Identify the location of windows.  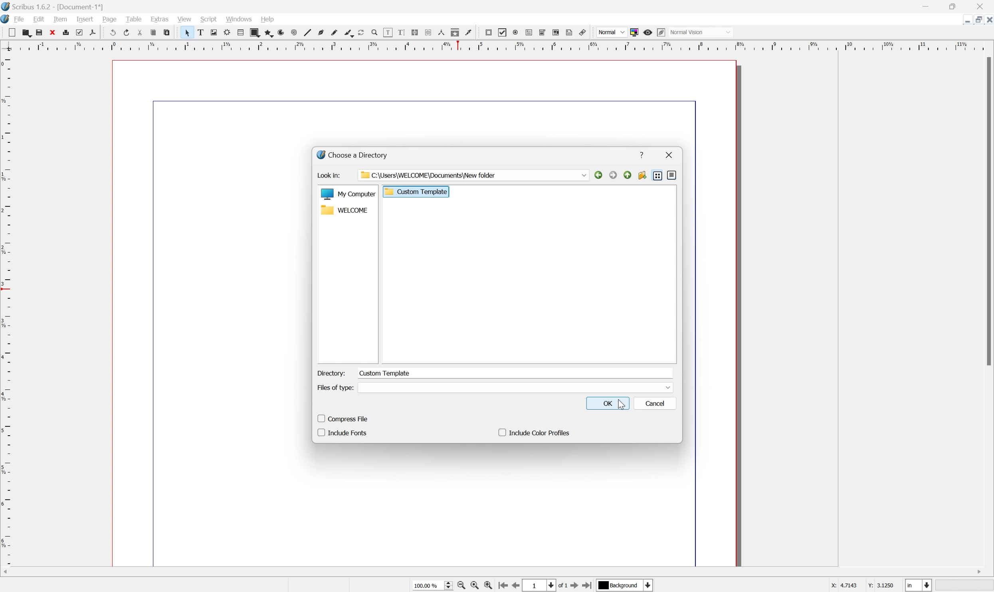
(239, 18).